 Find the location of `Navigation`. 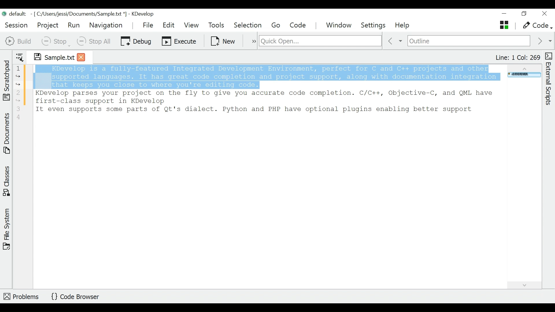

Navigation is located at coordinates (107, 25).